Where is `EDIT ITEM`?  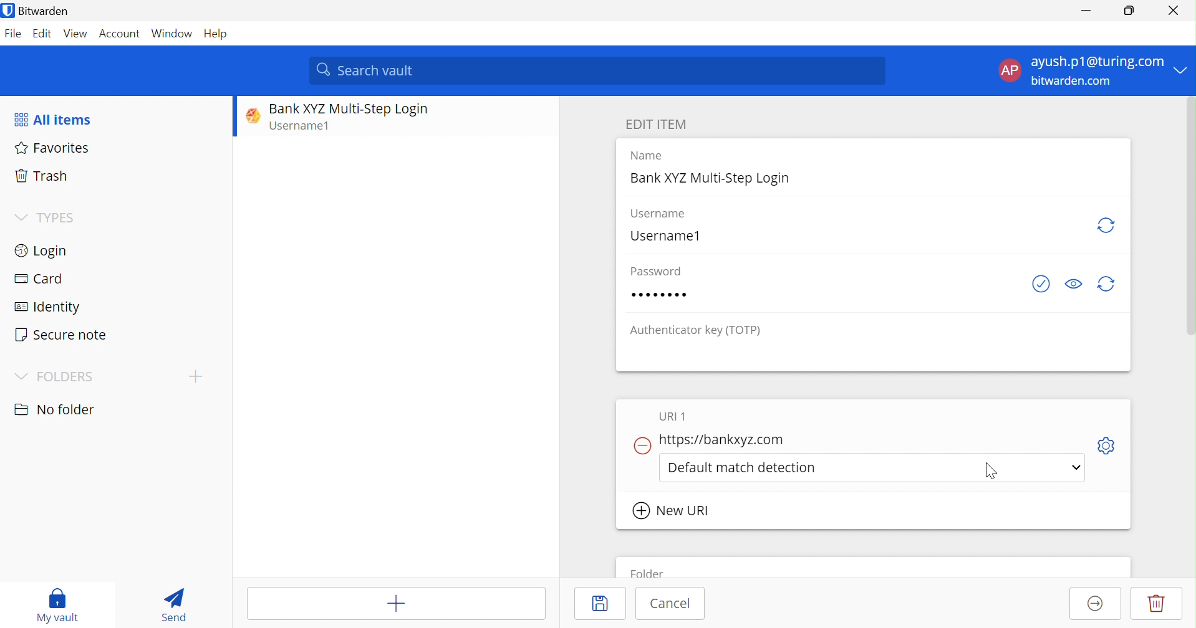
EDIT ITEM is located at coordinates (659, 125).